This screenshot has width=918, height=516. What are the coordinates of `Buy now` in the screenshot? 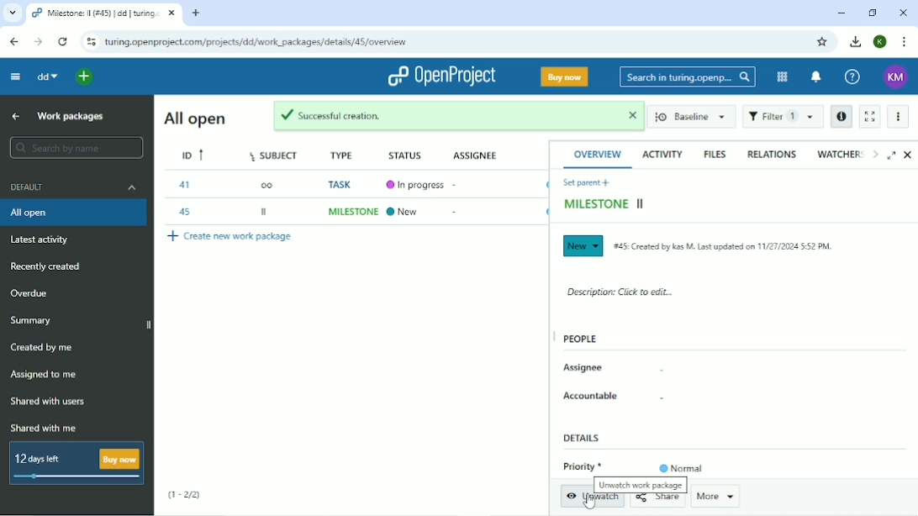 It's located at (564, 76).